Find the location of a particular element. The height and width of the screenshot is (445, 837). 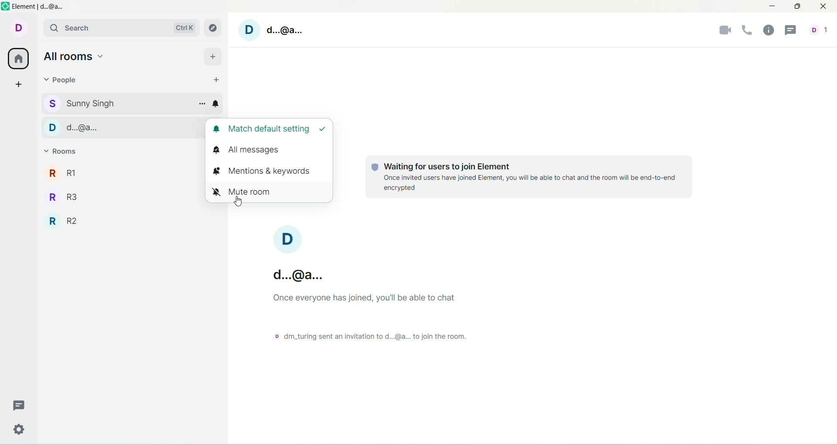

account is located at coordinates (291, 254).